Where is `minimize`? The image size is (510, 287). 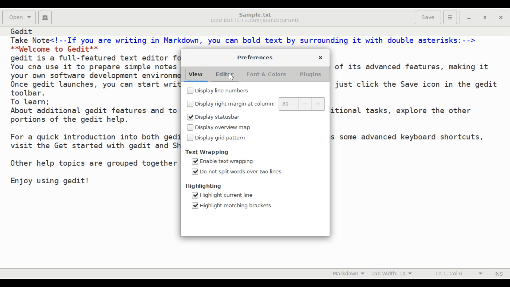
minimize is located at coordinates (470, 19).